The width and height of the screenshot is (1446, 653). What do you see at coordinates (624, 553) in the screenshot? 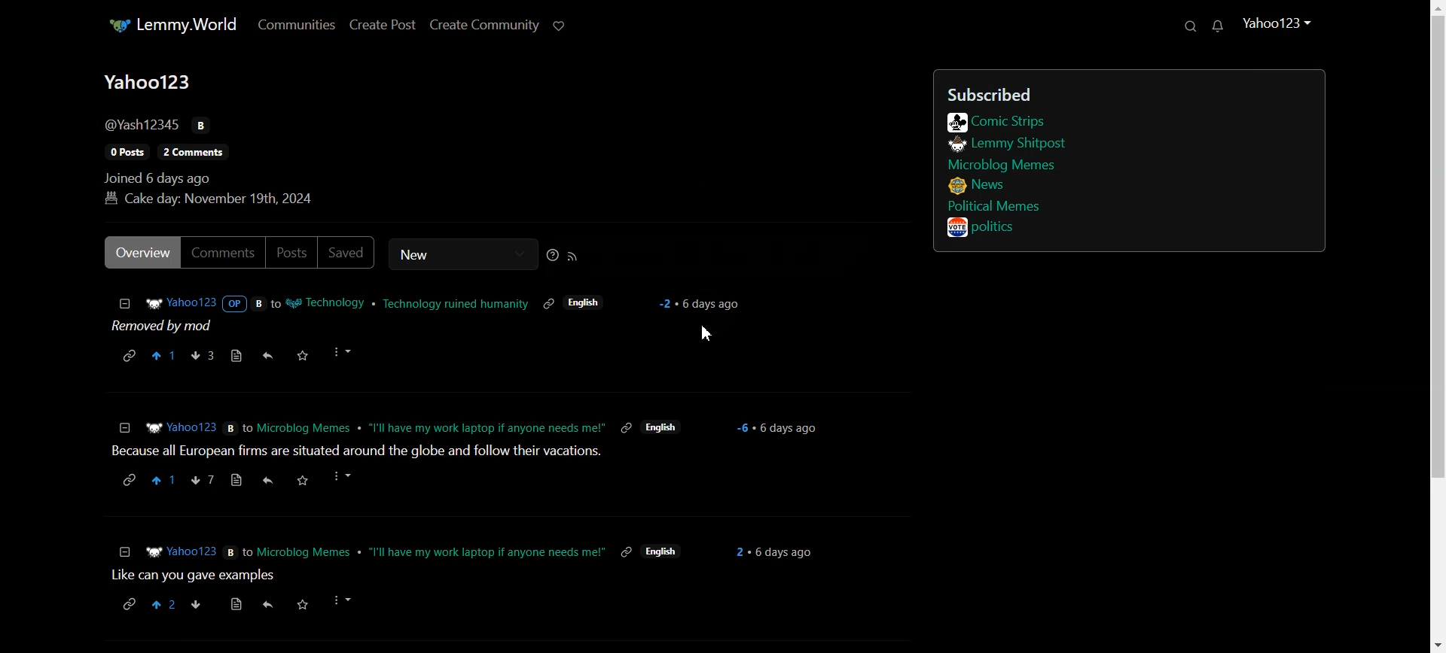
I see `ne ne` at bounding box center [624, 553].